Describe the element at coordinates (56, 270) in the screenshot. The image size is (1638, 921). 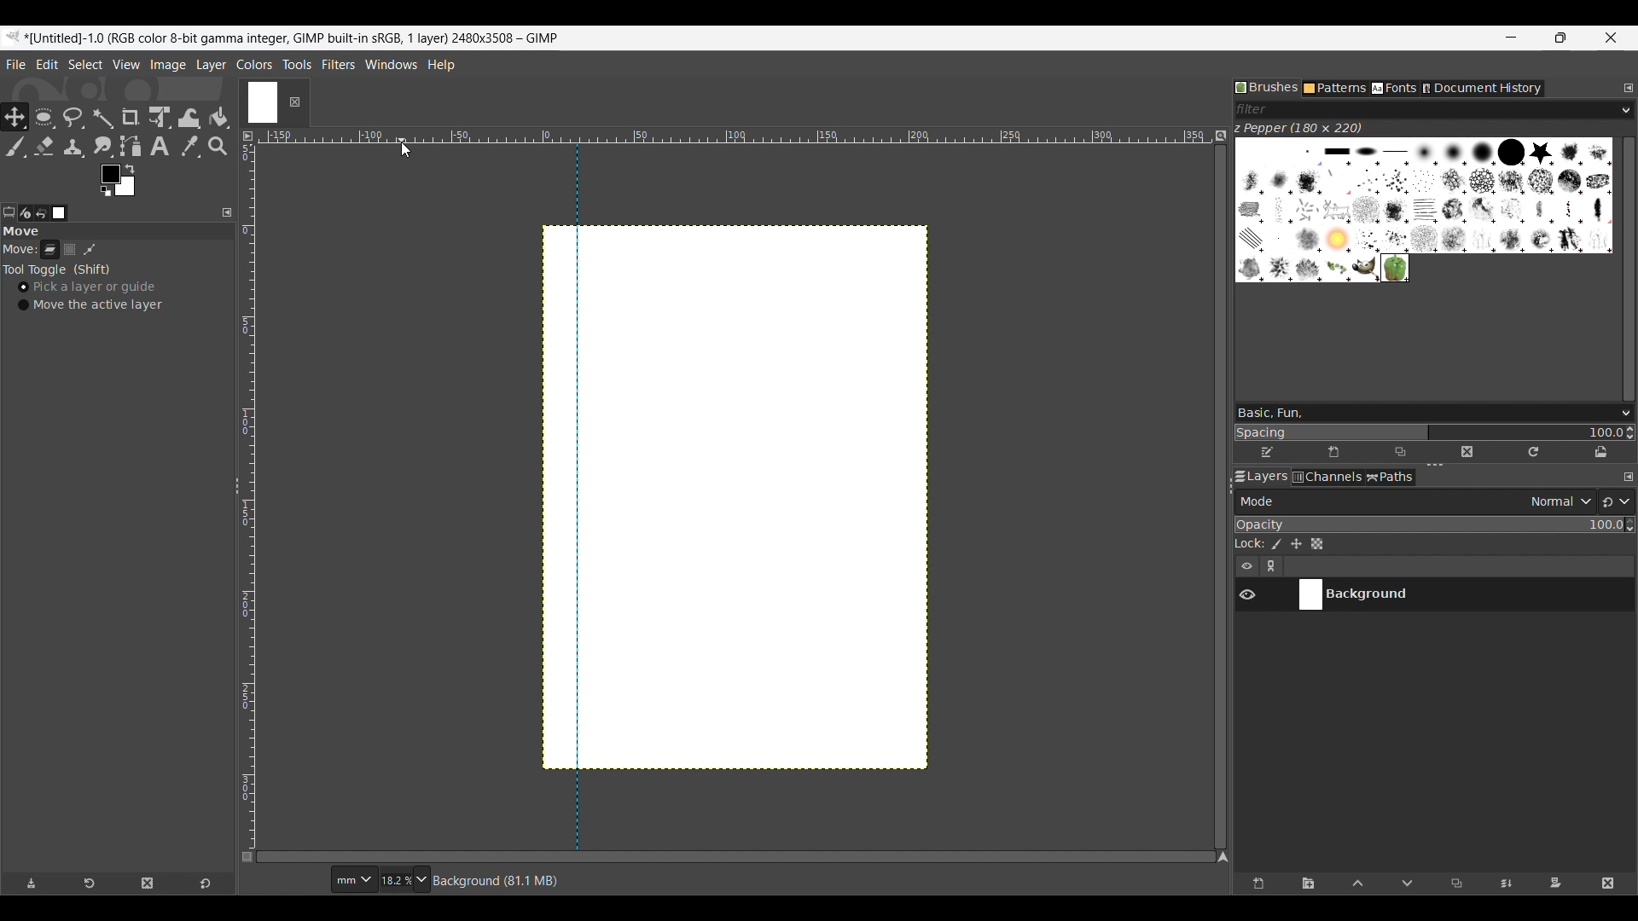
I see `Tool toggle options` at that location.